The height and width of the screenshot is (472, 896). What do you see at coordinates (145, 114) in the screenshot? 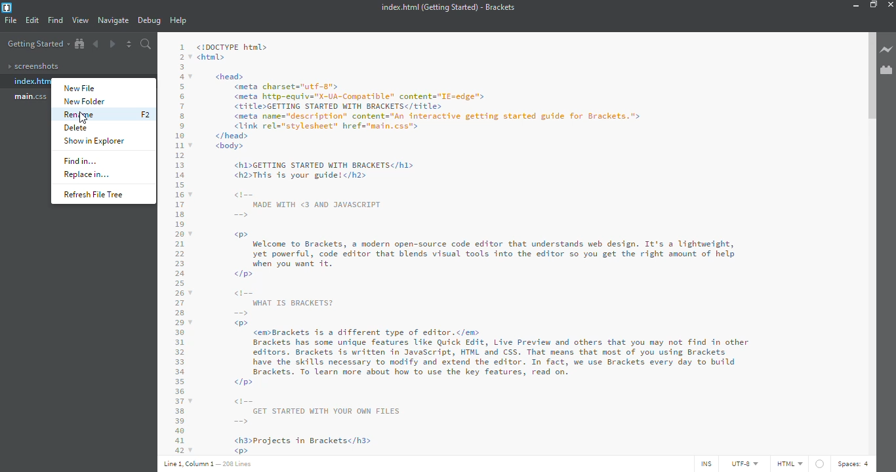
I see `f2` at bounding box center [145, 114].